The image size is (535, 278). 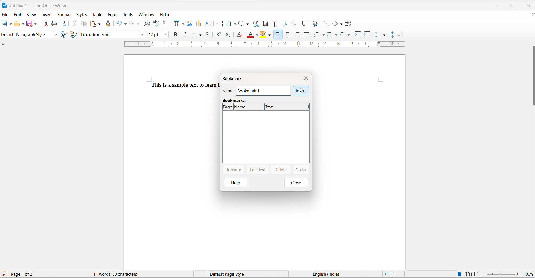 What do you see at coordinates (344, 34) in the screenshot?
I see `outline format` at bounding box center [344, 34].